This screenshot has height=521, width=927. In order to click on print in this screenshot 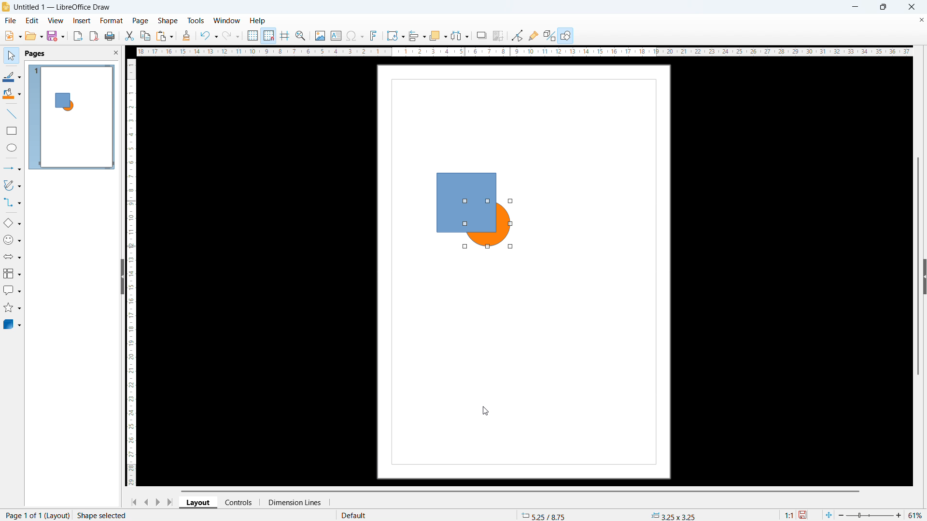, I will do `click(110, 35)`.